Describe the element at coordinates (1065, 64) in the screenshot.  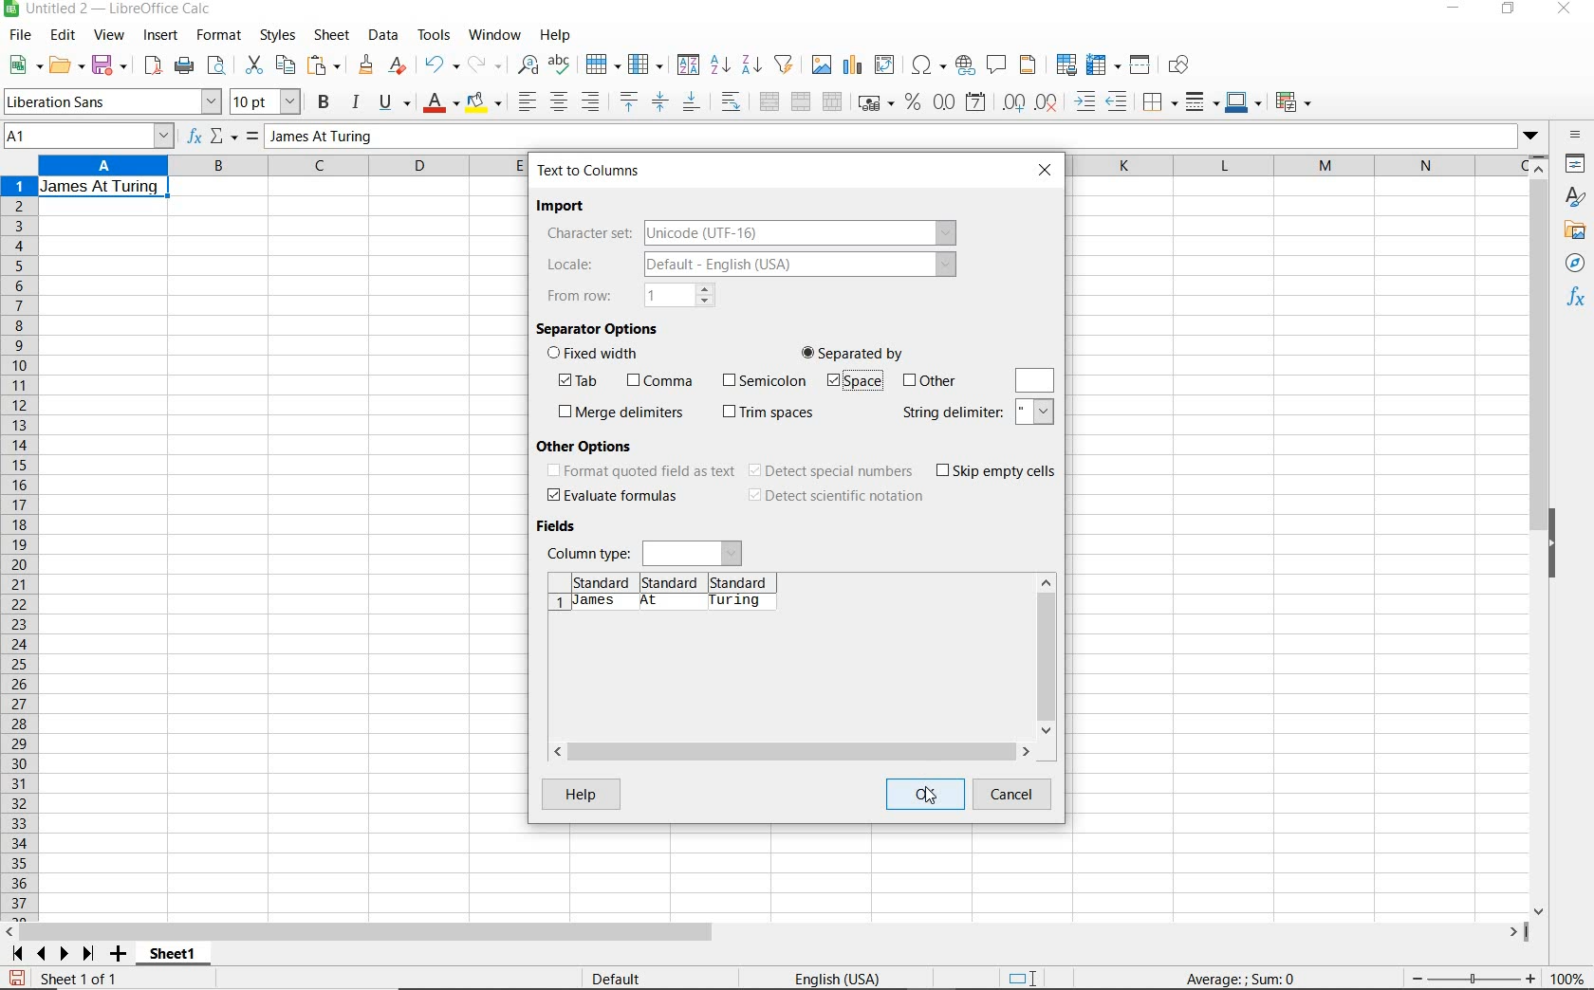
I see `define print area` at that location.